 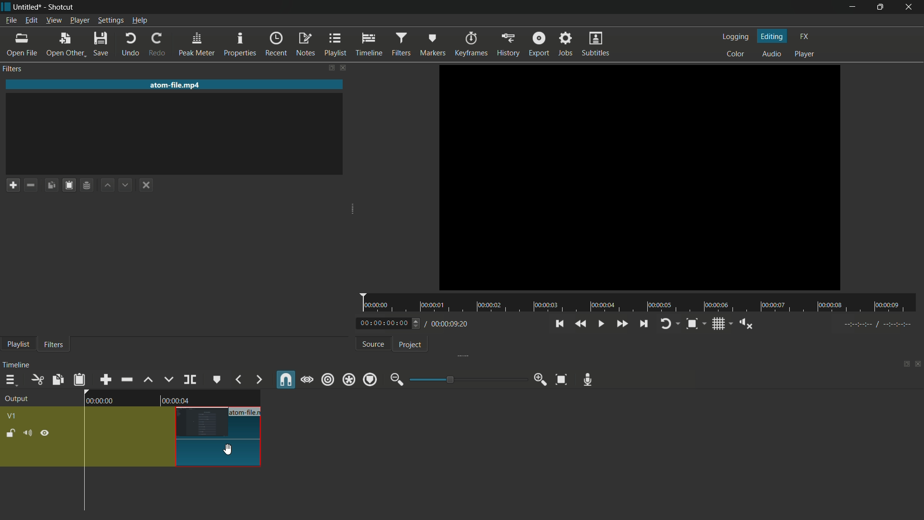 What do you see at coordinates (100, 401) in the screenshot?
I see `current time` at bounding box center [100, 401].